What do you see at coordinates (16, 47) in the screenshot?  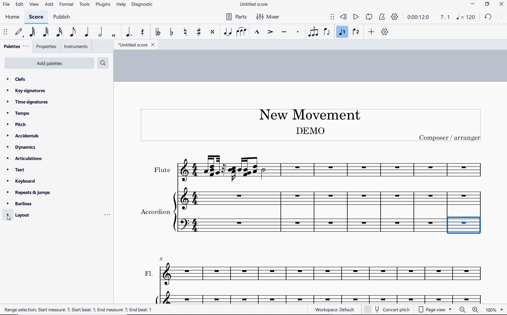 I see `palettes` at bounding box center [16, 47].